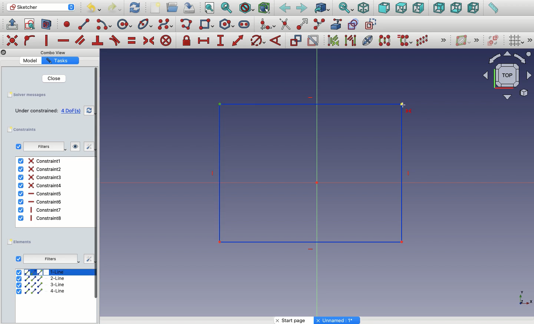 This screenshot has height=324, width=534. I want to click on Polygon, so click(228, 24).